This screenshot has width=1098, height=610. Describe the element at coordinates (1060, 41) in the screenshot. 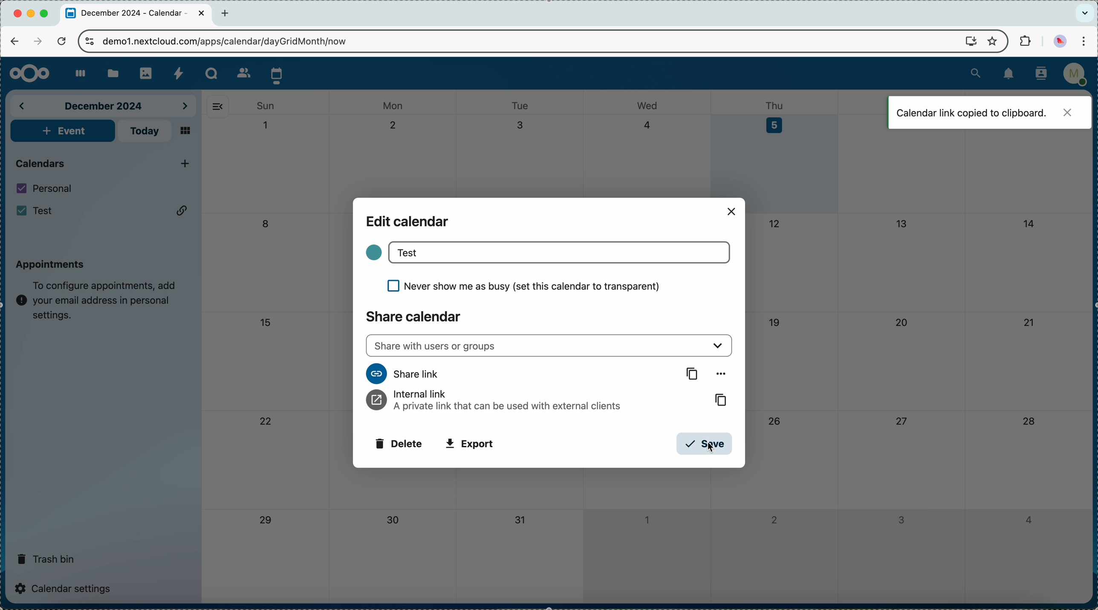

I see `profile picture` at that location.